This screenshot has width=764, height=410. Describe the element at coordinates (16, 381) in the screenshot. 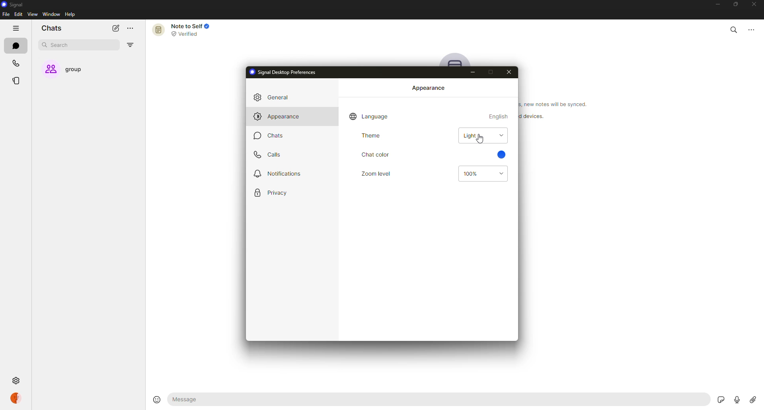

I see `settings` at that location.